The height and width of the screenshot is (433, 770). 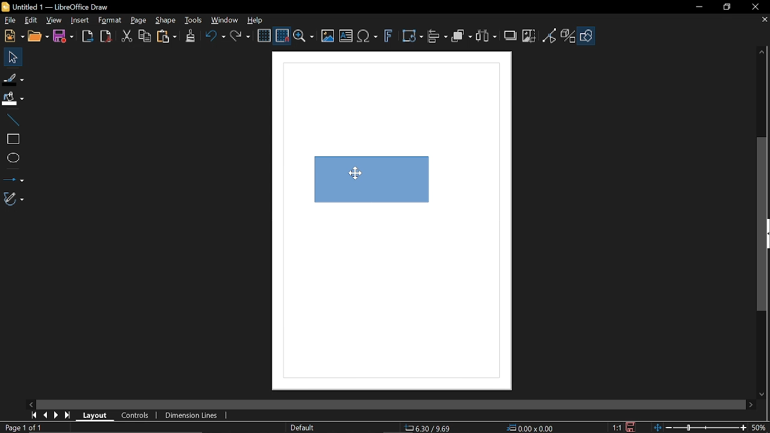 What do you see at coordinates (304, 37) in the screenshot?
I see `Zoom` at bounding box center [304, 37].